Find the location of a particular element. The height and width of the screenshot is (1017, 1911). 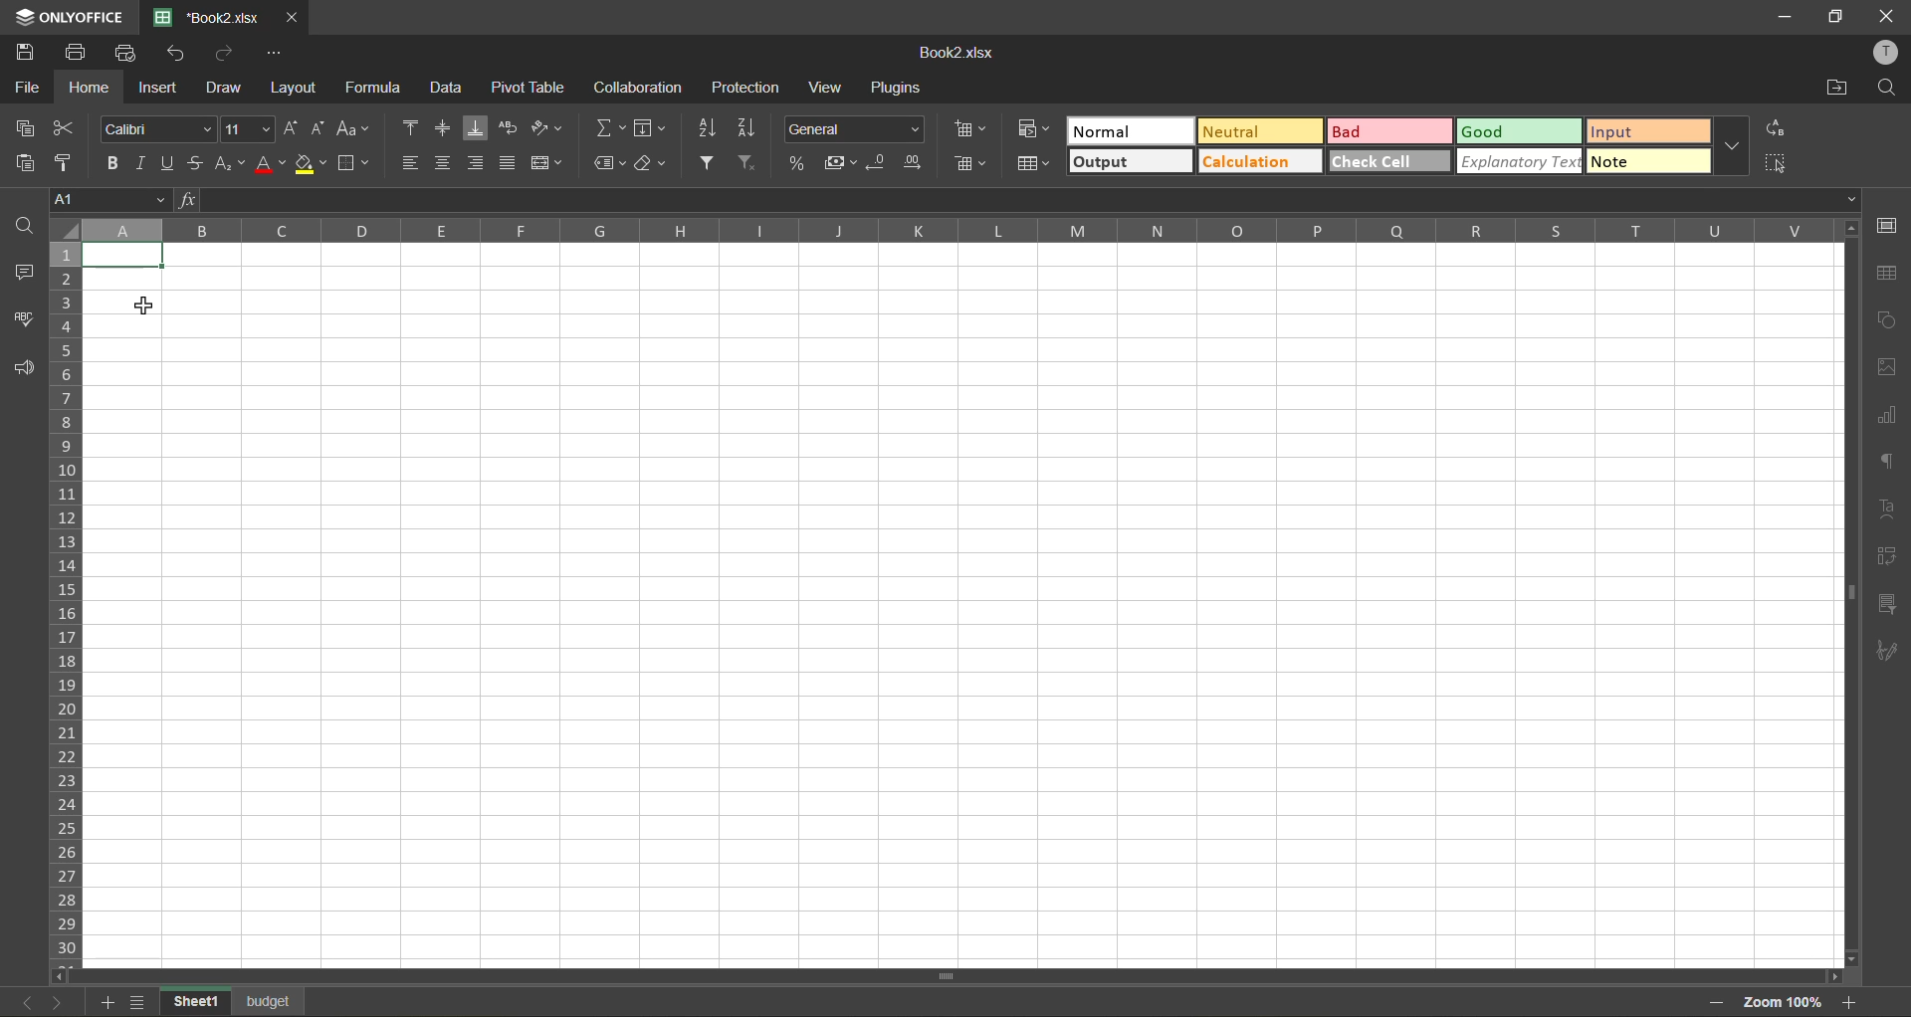

scroll bar is located at coordinates (903, 973).